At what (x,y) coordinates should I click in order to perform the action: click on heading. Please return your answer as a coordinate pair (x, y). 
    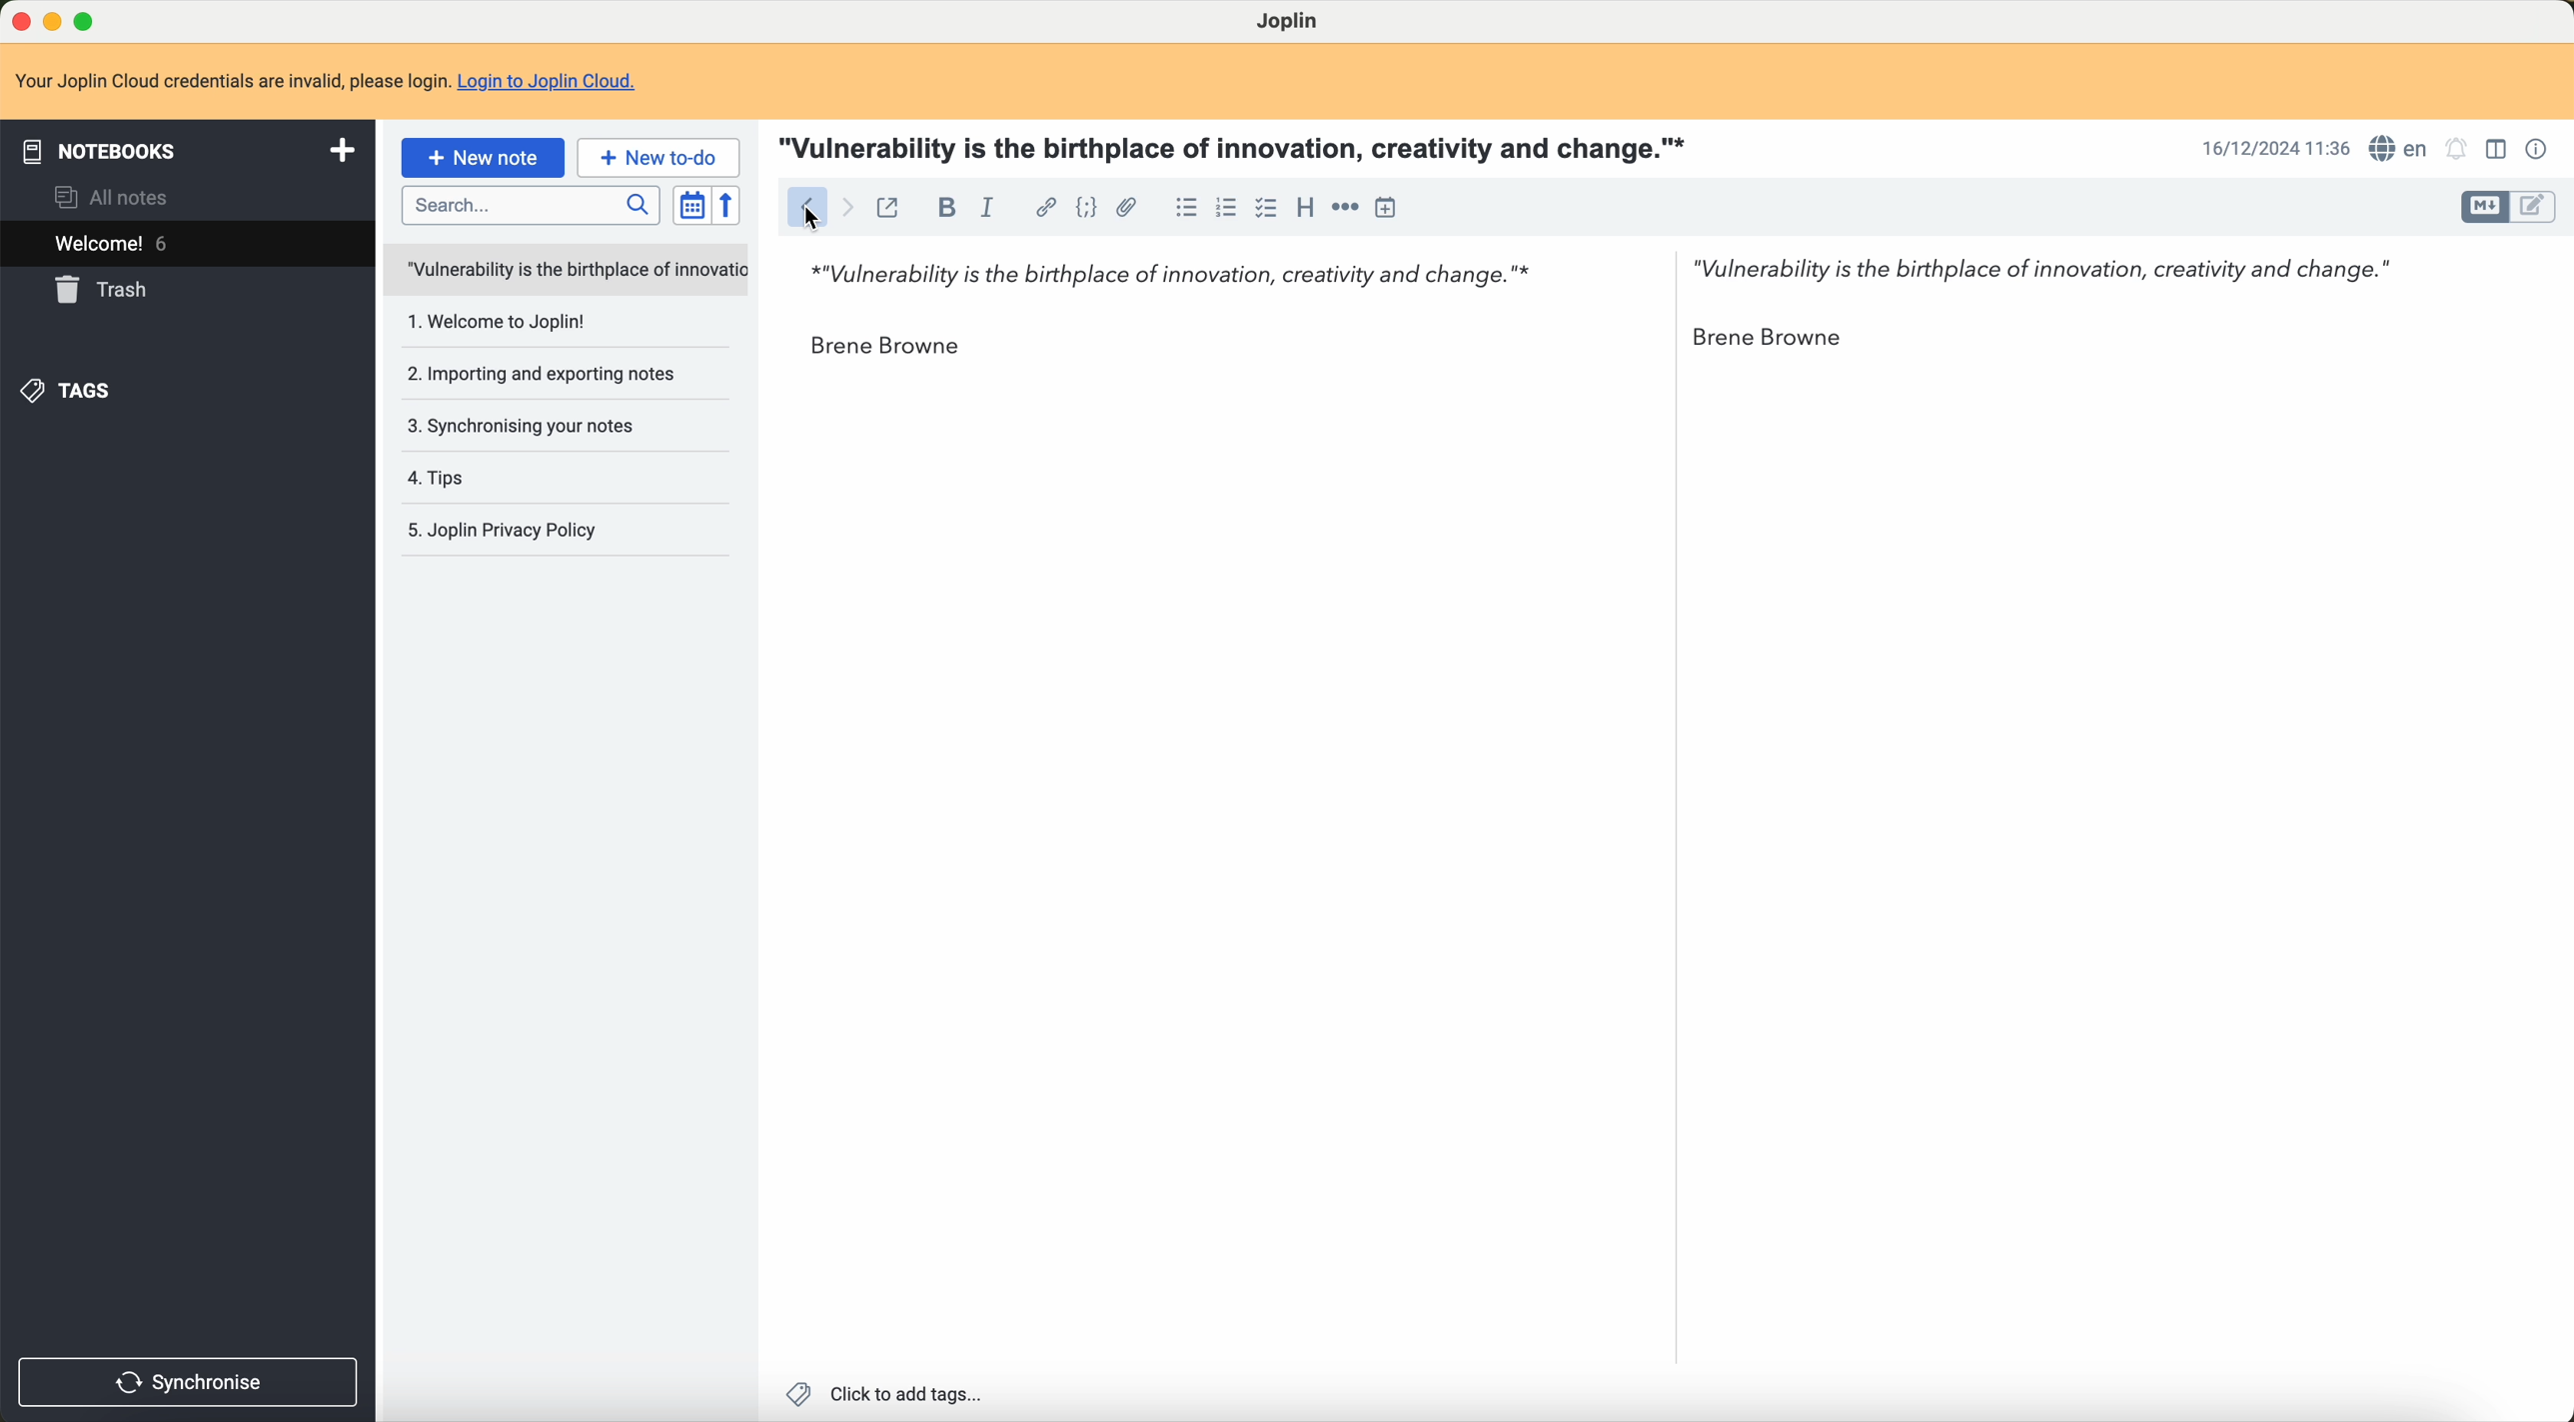
    Looking at the image, I should click on (1303, 209).